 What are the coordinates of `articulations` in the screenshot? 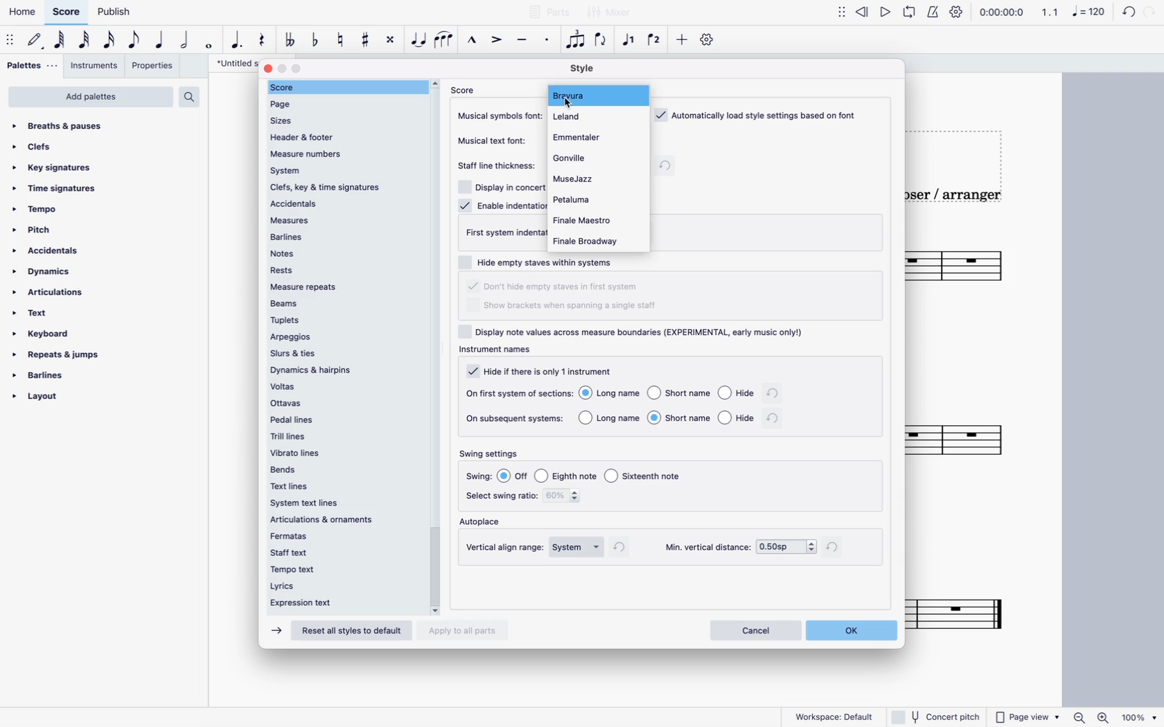 It's located at (53, 294).